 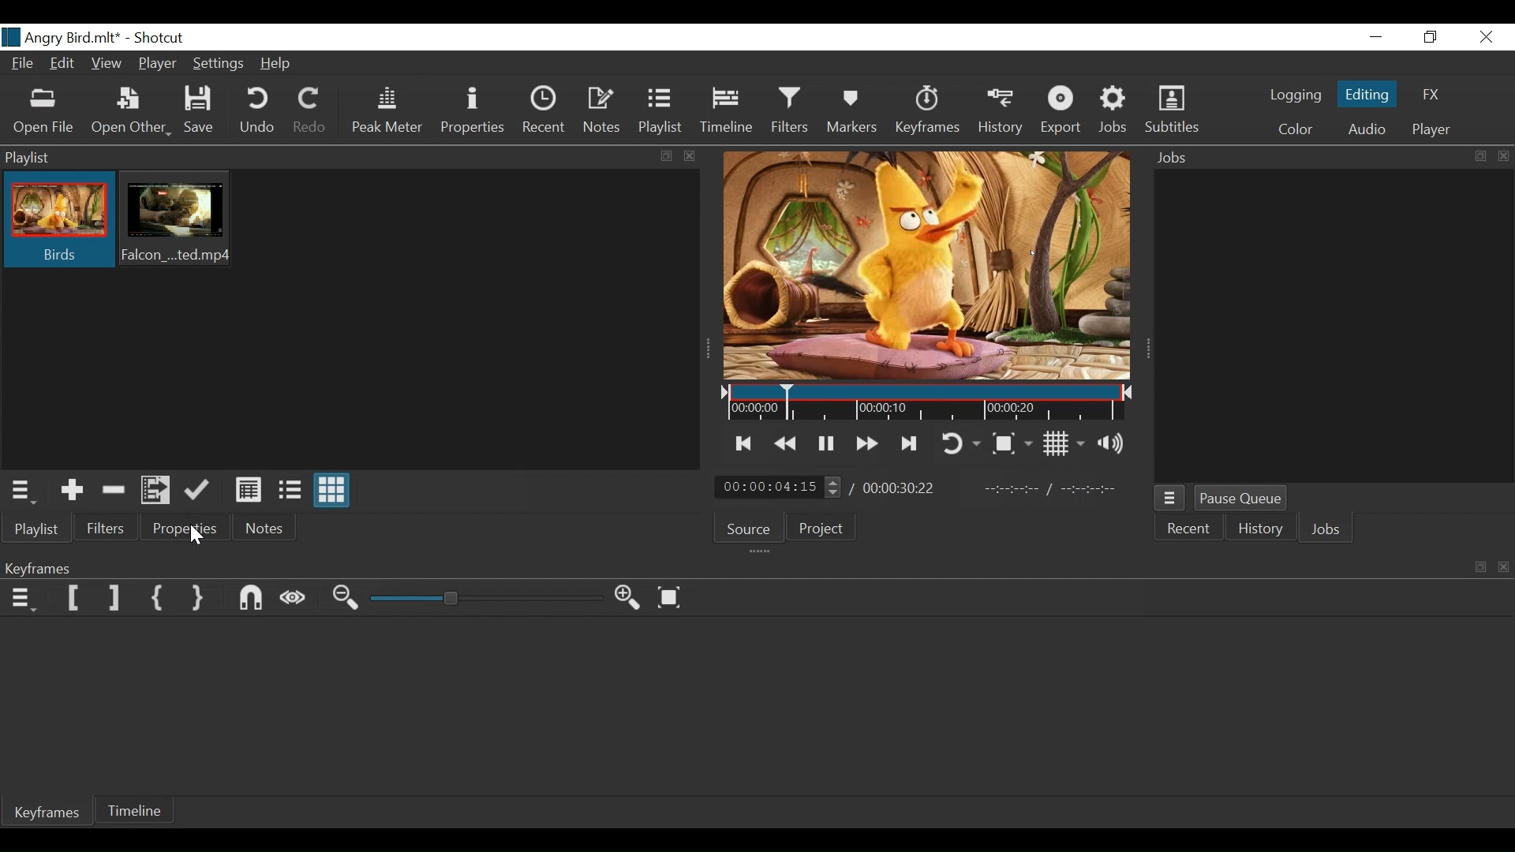 I want to click on View as Detail, so click(x=252, y=491).